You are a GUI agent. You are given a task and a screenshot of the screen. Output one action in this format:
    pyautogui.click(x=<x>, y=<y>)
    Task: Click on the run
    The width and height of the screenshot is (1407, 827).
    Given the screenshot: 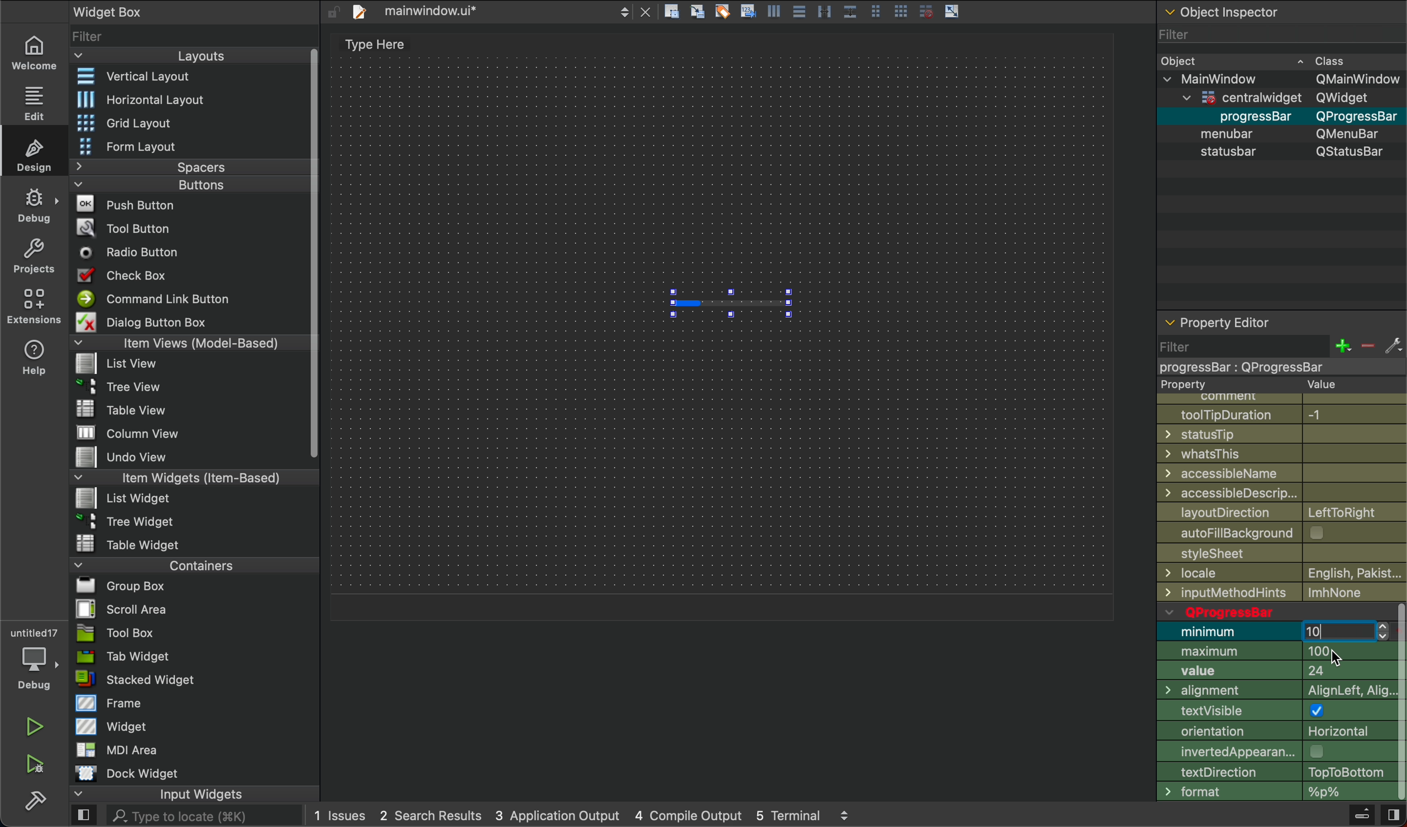 What is the action you would take?
    pyautogui.click(x=35, y=727)
    